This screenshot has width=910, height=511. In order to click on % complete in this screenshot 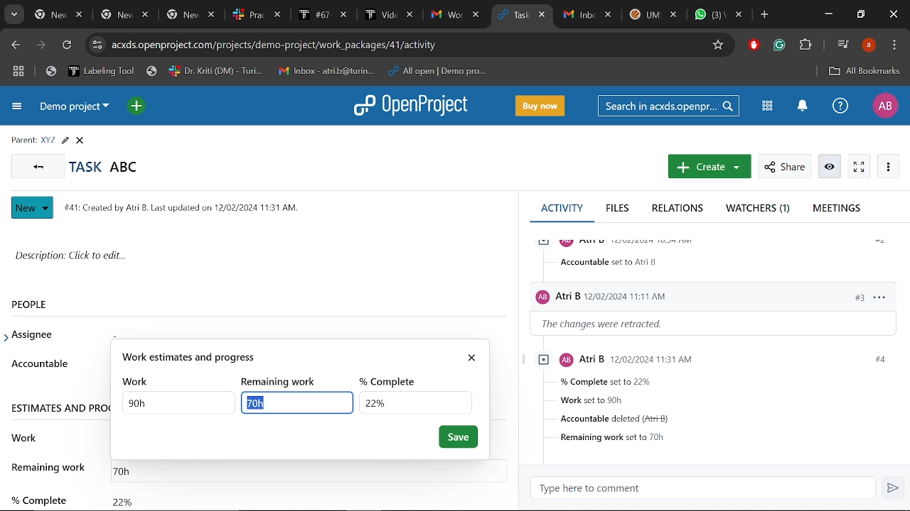, I will do `click(38, 494)`.